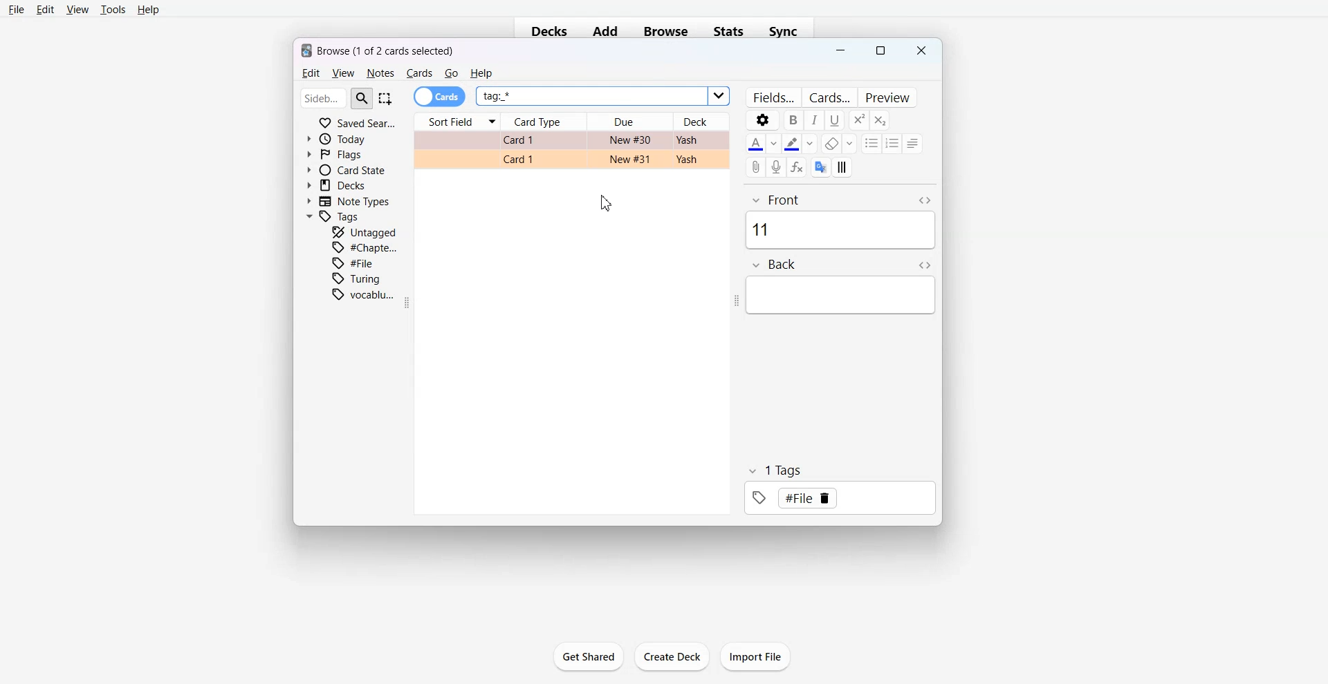  Describe the element at coordinates (665, 31) in the screenshot. I see `Browse` at that location.